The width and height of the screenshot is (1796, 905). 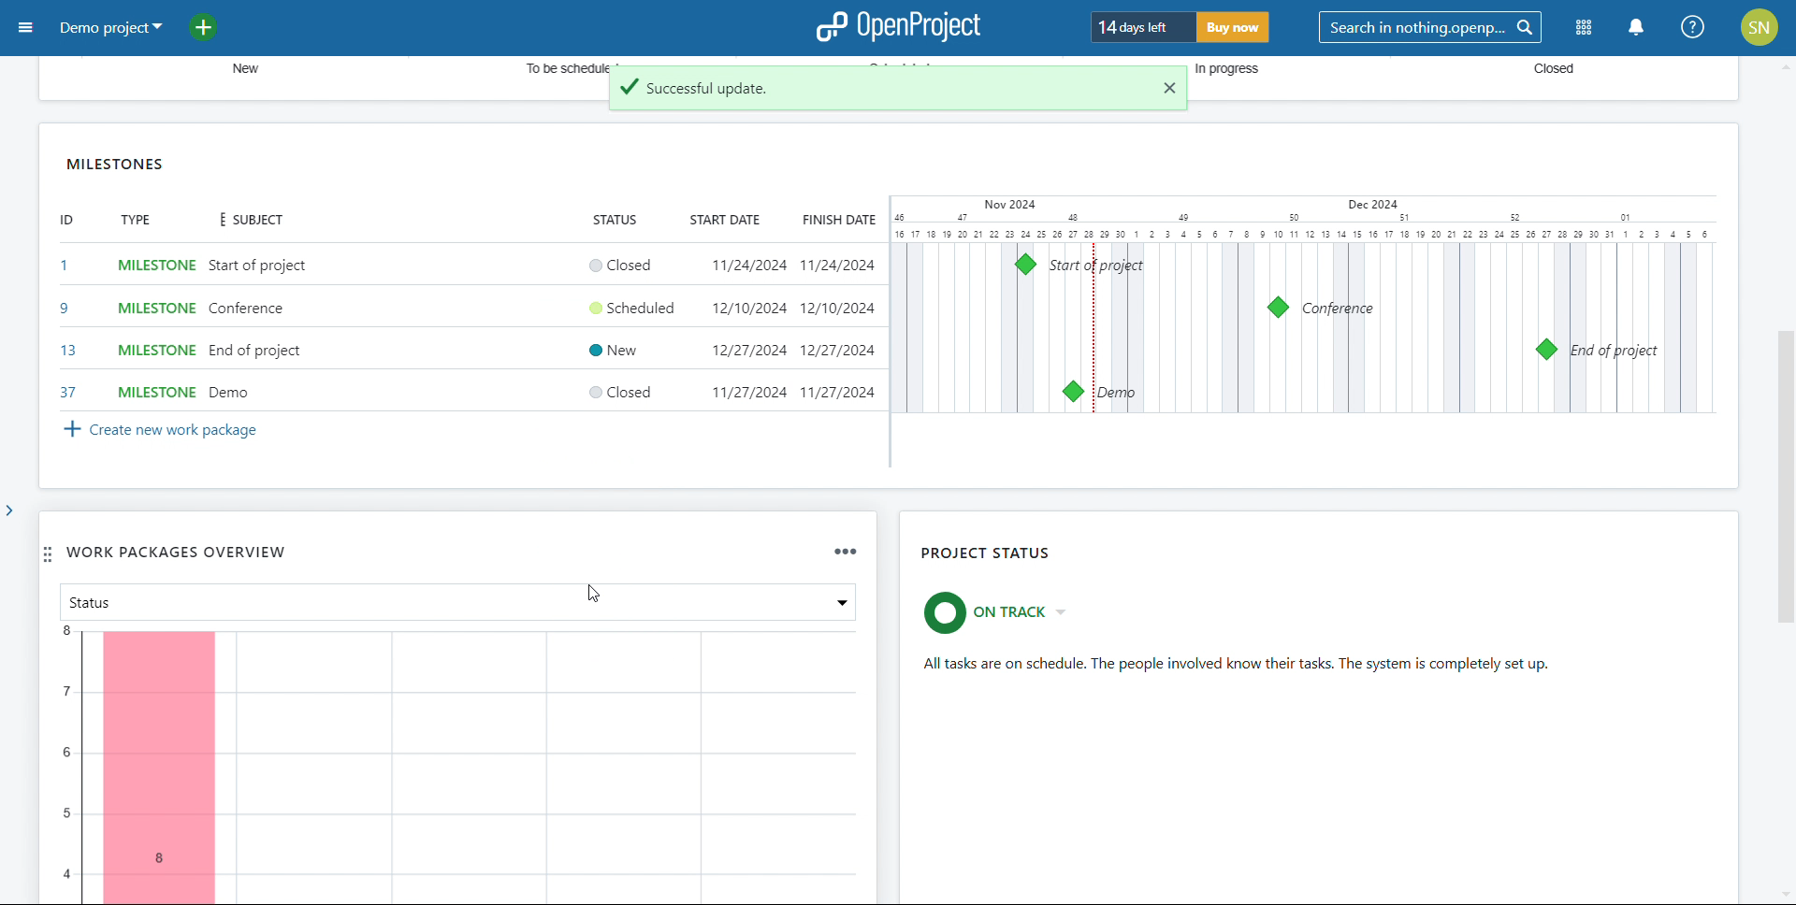 What do you see at coordinates (601, 598) in the screenshot?
I see `cursor` at bounding box center [601, 598].